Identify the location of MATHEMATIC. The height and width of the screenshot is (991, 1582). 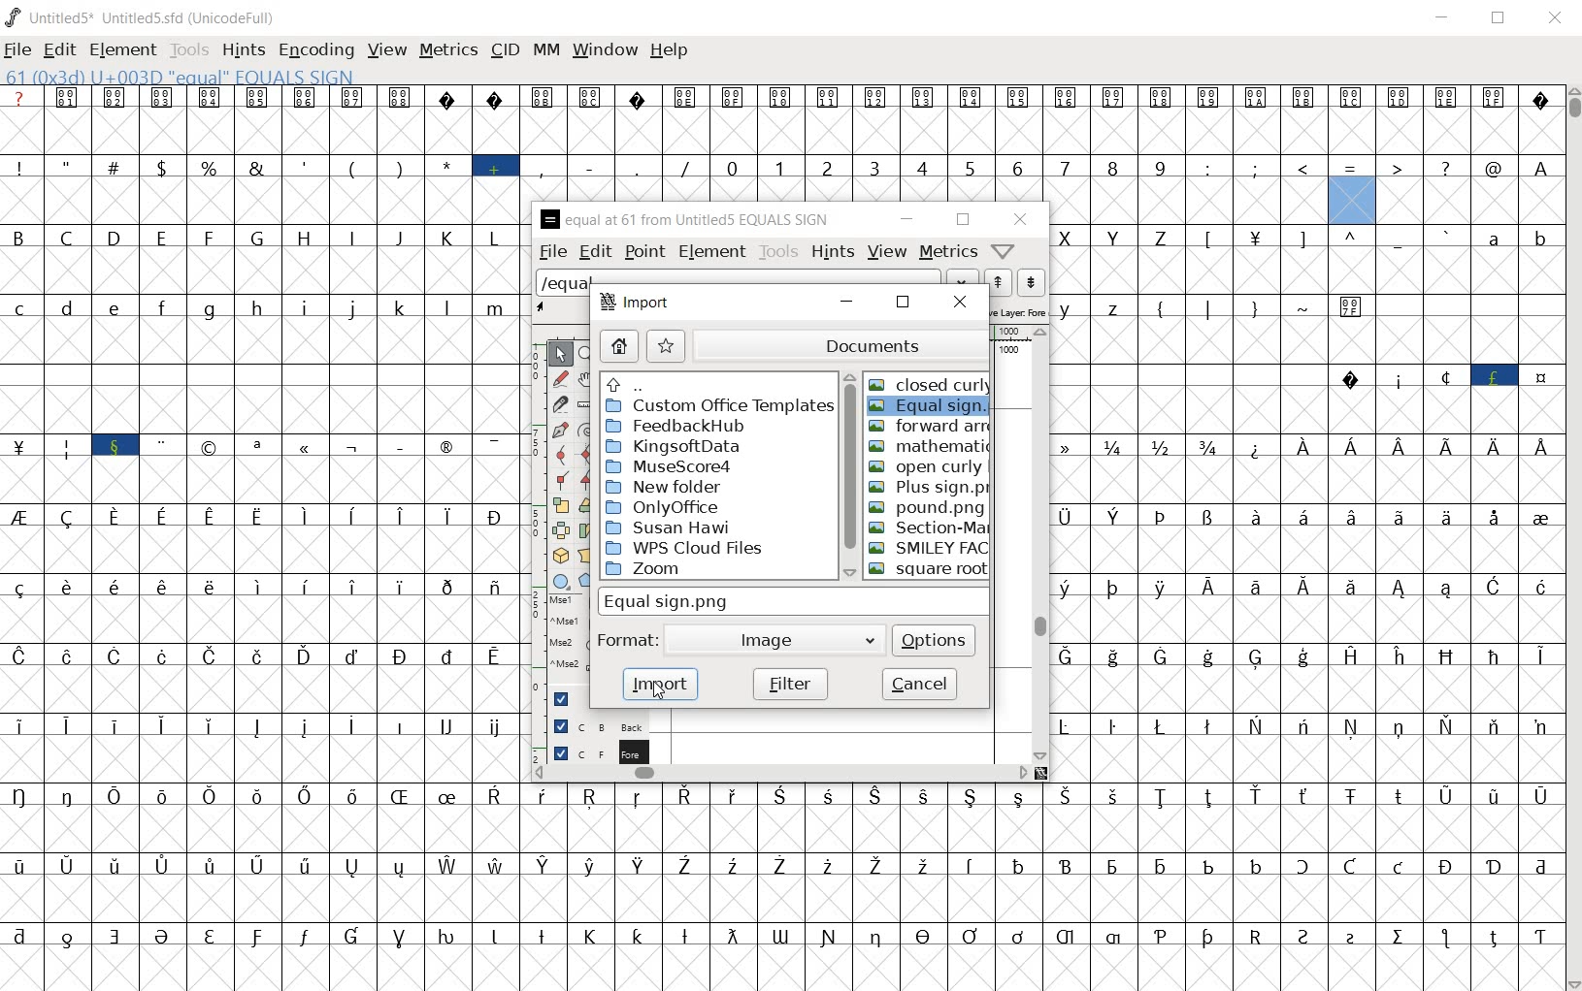
(934, 444).